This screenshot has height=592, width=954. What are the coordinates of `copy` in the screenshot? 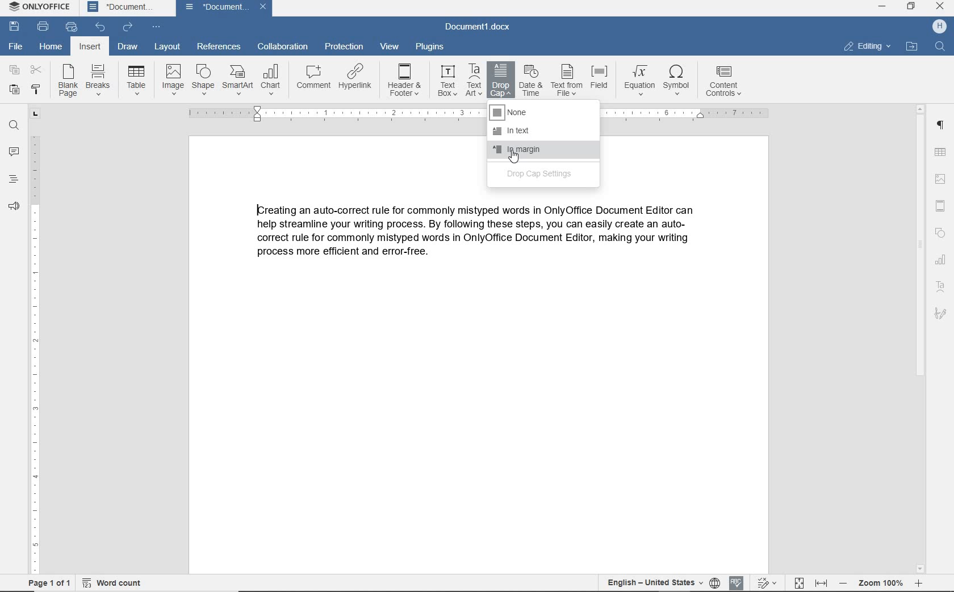 It's located at (14, 71).